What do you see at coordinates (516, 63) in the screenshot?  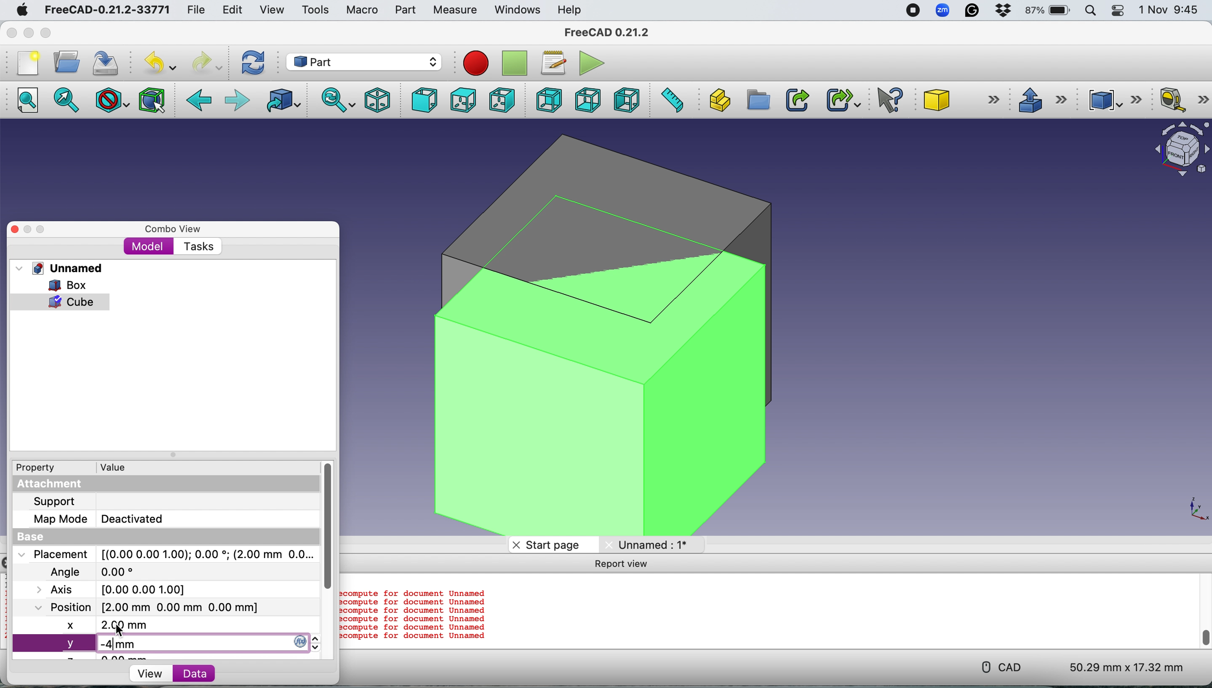 I see `Stop recording macros` at bounding box center [516, 63].